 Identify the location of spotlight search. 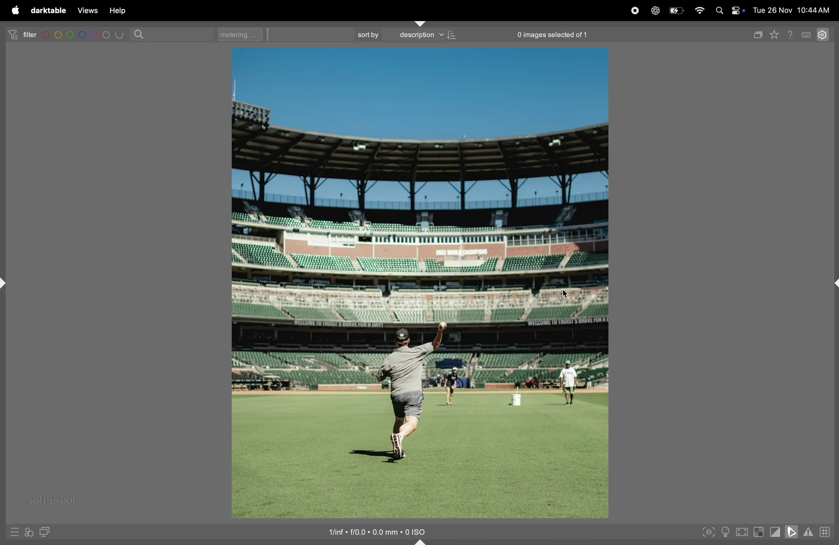
(720, 12).